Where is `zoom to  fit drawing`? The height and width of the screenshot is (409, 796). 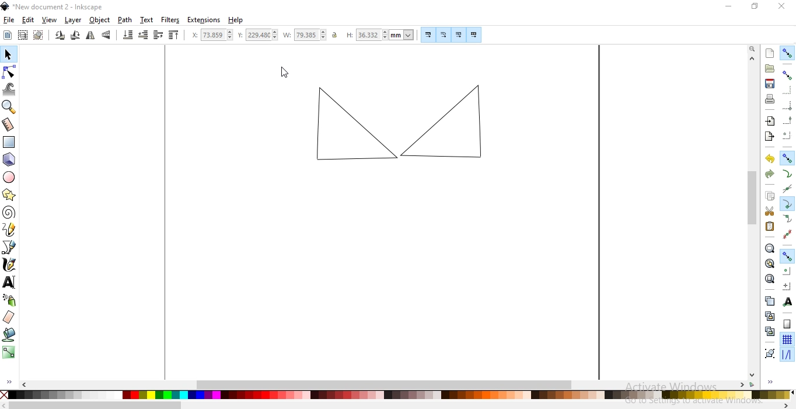
zoom to  fit drawing is located at coordinates (768, 264).